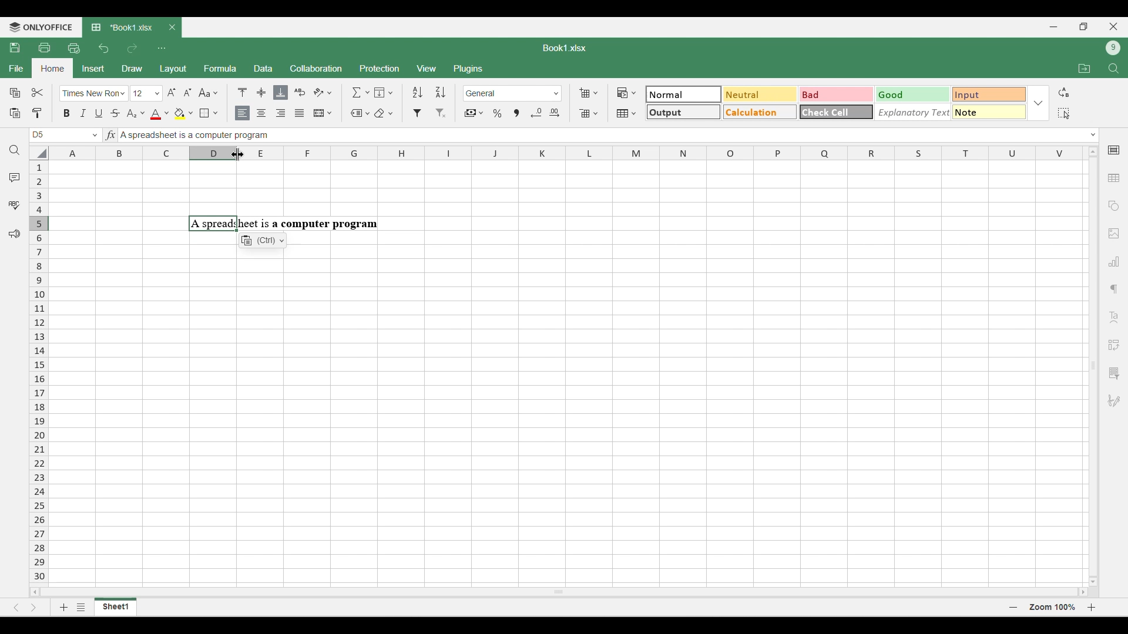  What do you see at coordinates (34, 607) in the screenshot?
I see `Next` at bounding box center [34, 607].